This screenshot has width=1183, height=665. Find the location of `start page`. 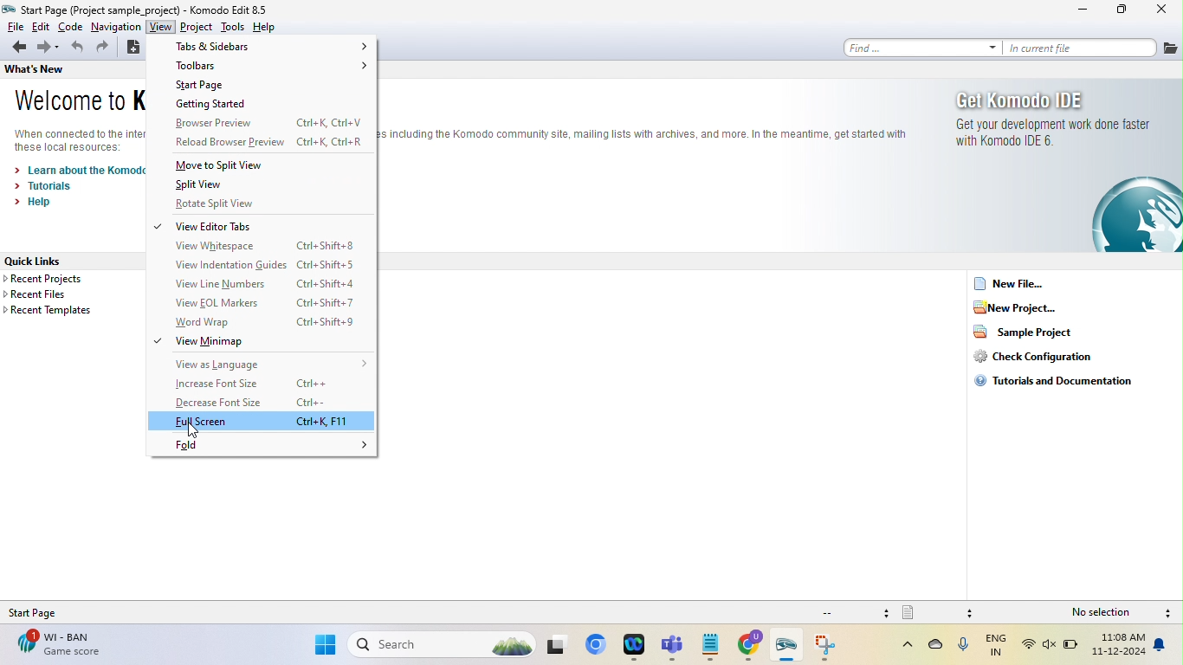

start page is located at coordinates (45, 612).